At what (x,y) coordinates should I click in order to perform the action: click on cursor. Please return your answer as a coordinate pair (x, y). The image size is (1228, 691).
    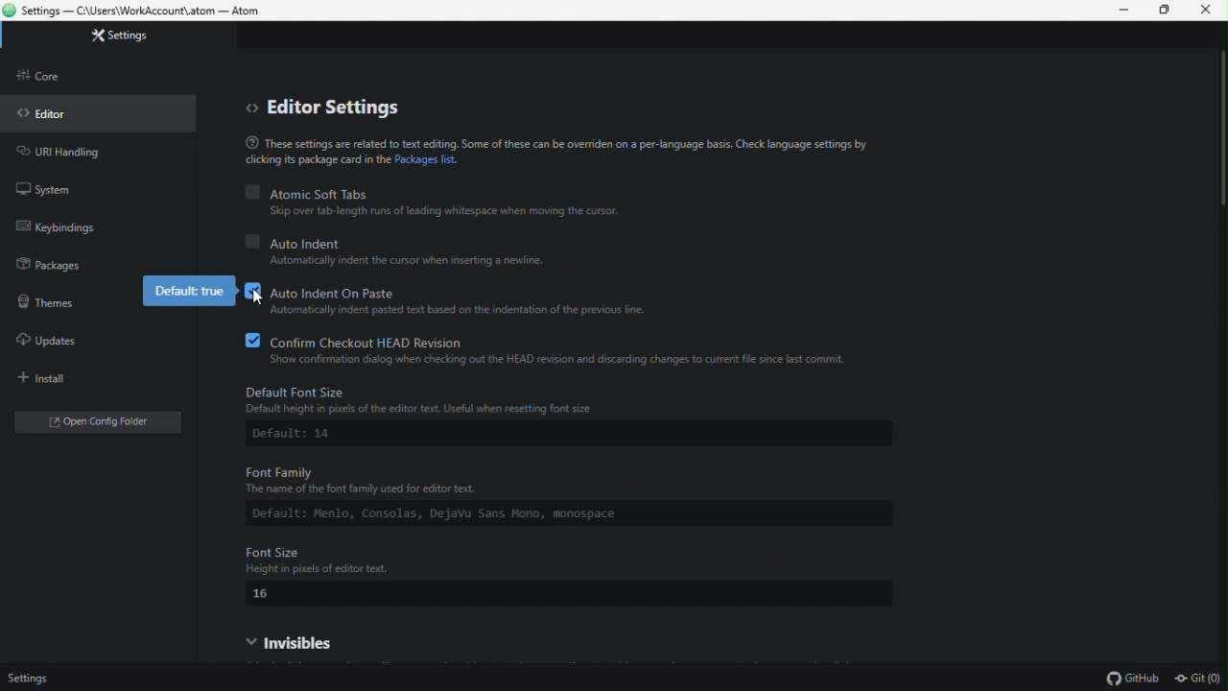
    Looking at the image, I should click on (260, 298).